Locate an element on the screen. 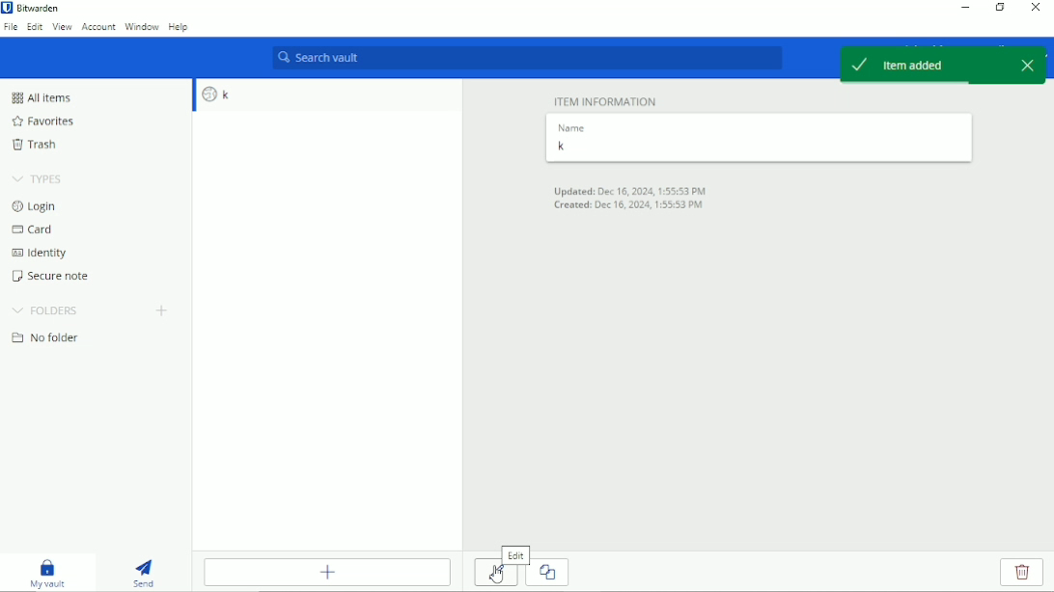 The image size is (1054, 592). My vault is located at coordinates (46, 574).